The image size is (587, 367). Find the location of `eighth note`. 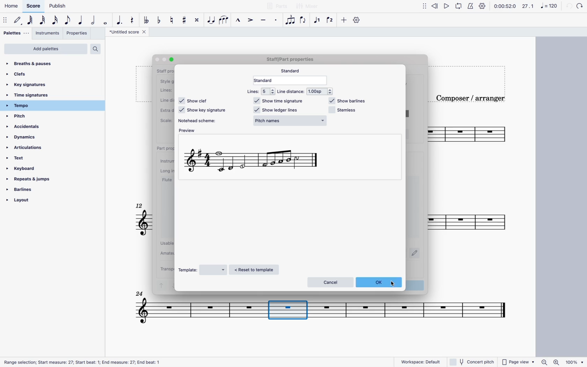

eighth note is located at coordinates (68, 20).